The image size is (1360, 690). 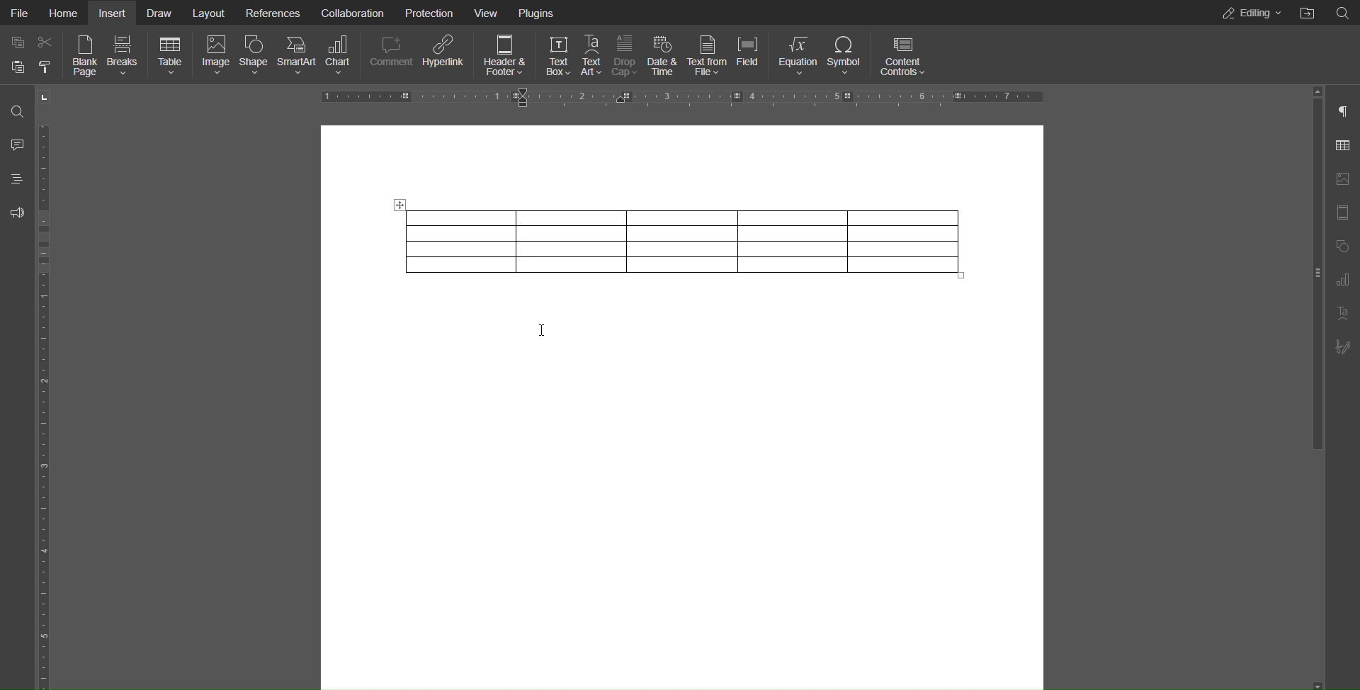 What do you see at coordinates (16, 111) in the screenshot?
I see `Search` at bounding box center [16, 111].